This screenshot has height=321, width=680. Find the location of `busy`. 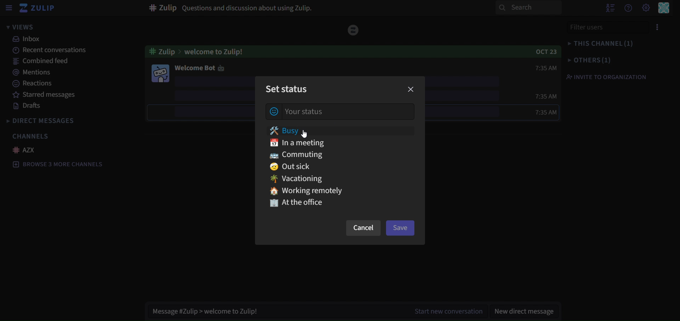

busy is located at coordinates (287, 131).